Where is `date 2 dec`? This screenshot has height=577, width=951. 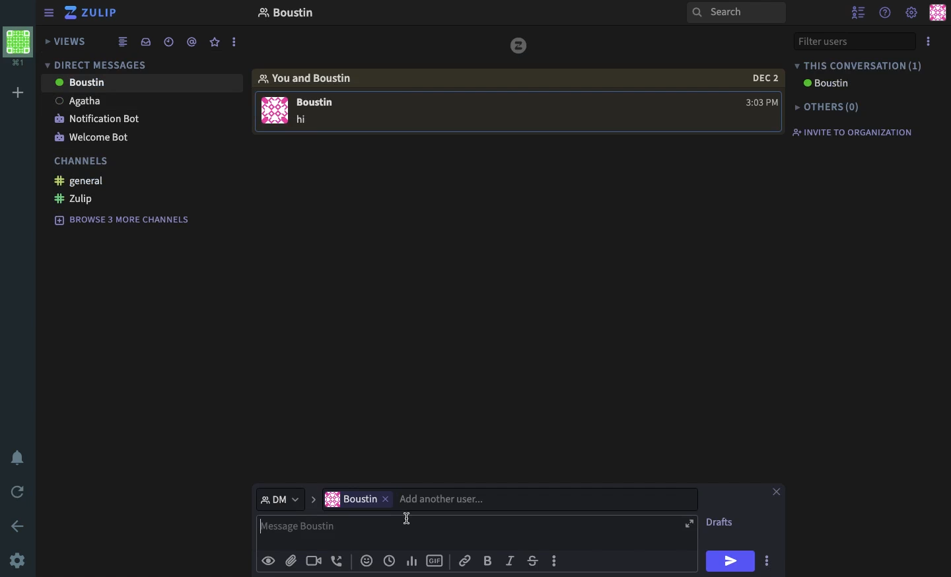
date 2 dec is located at coordinates (760, 79).